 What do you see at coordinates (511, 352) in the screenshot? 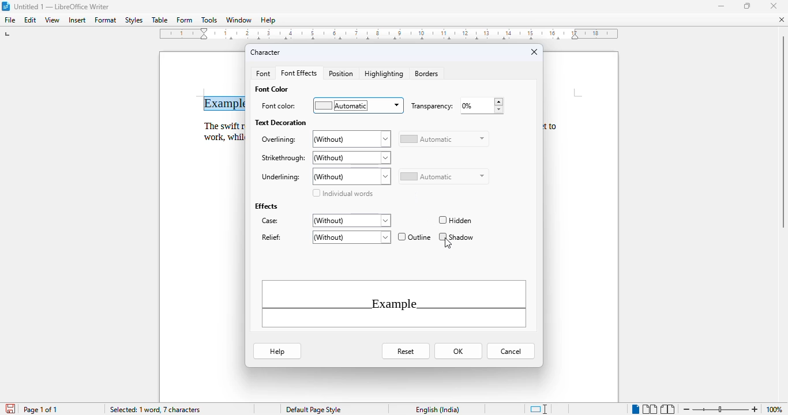
I see `cancel` at bounding box center [511, 352].